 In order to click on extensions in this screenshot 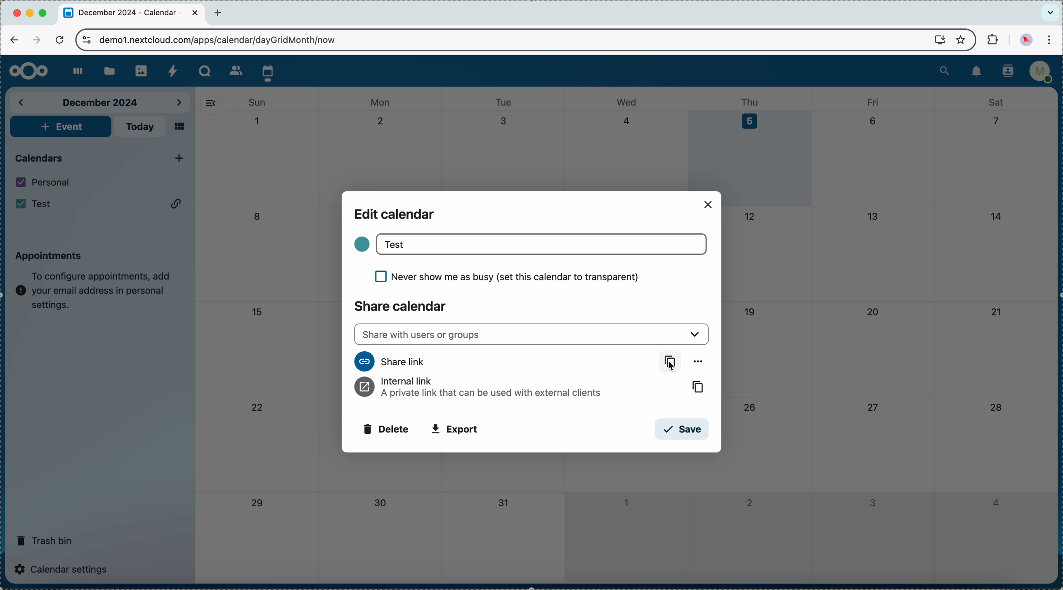, I will do `click(991, 40)`.